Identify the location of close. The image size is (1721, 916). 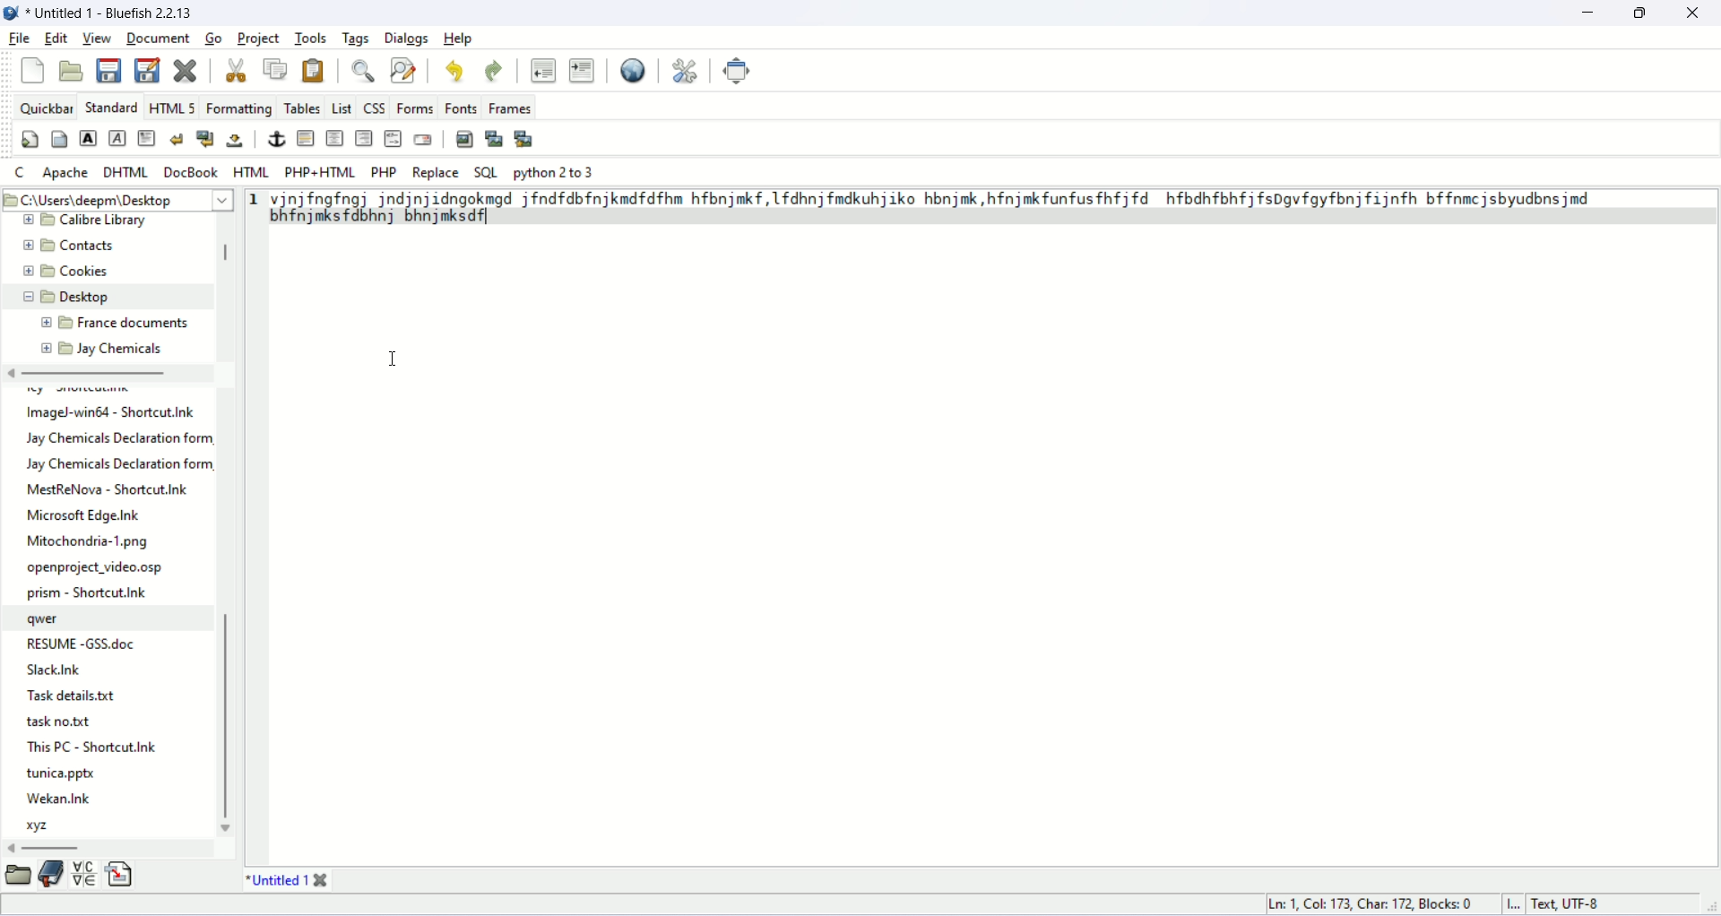
(1692, 13).